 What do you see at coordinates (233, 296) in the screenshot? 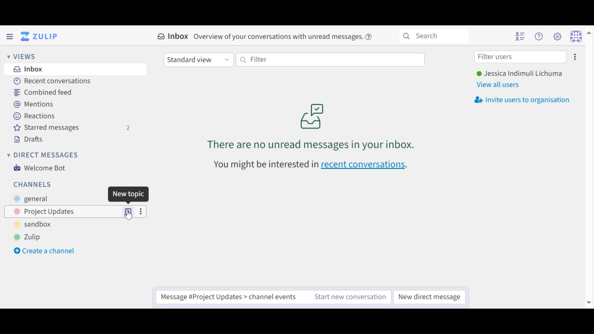
I see `Reply to message` at bounding box center [233, 296].